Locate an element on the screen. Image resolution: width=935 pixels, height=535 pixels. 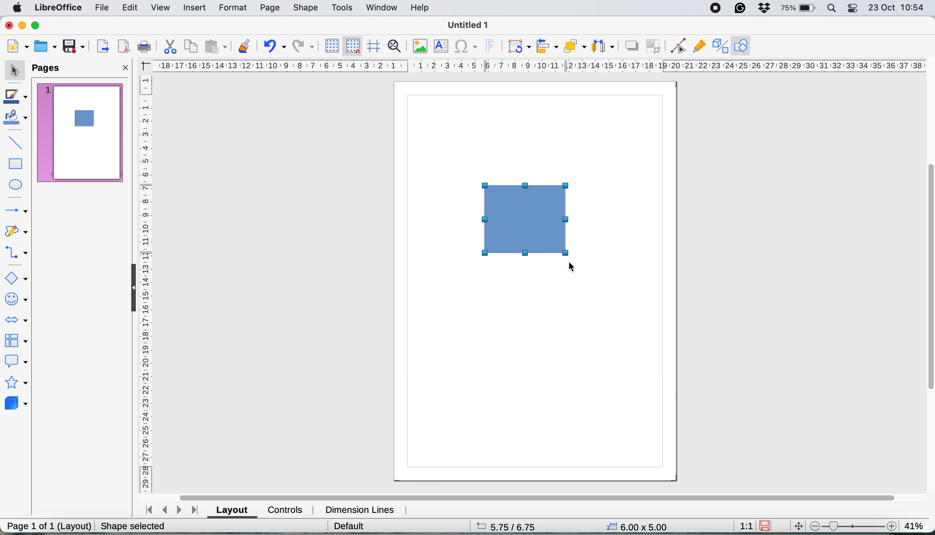
close is located at coordinates (126, 67).